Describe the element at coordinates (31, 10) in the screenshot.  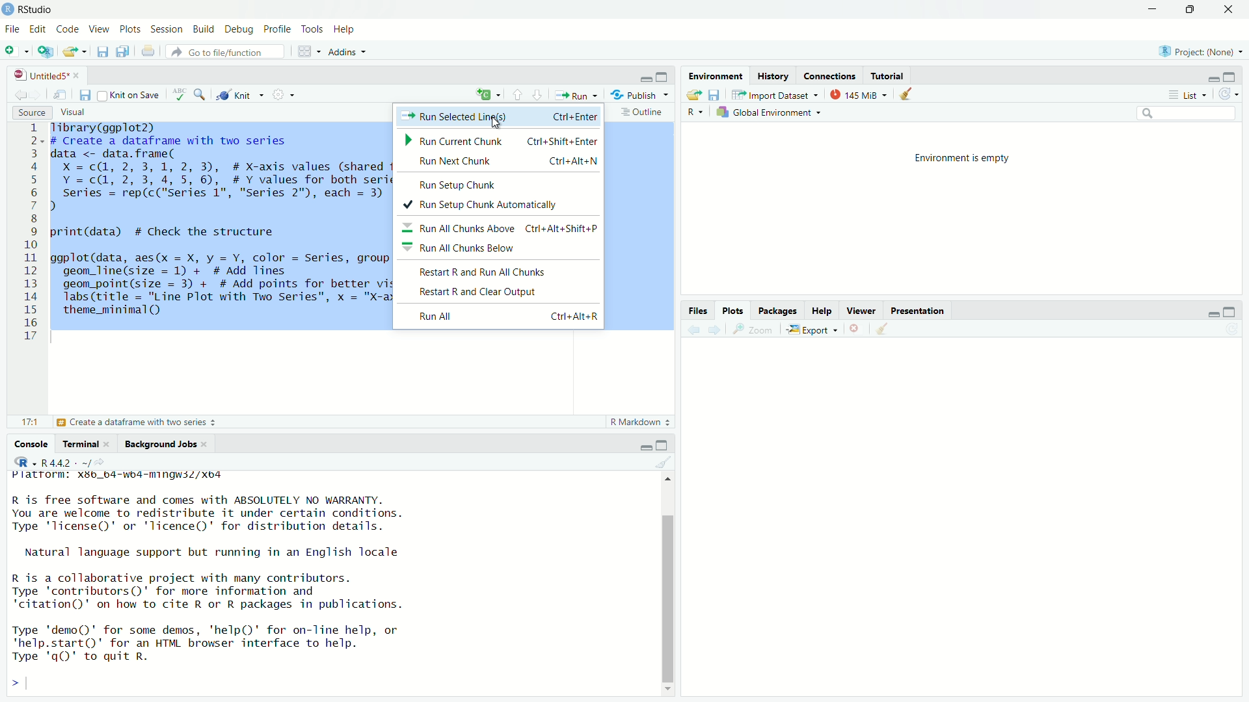
I see `Rstudio` at that location.